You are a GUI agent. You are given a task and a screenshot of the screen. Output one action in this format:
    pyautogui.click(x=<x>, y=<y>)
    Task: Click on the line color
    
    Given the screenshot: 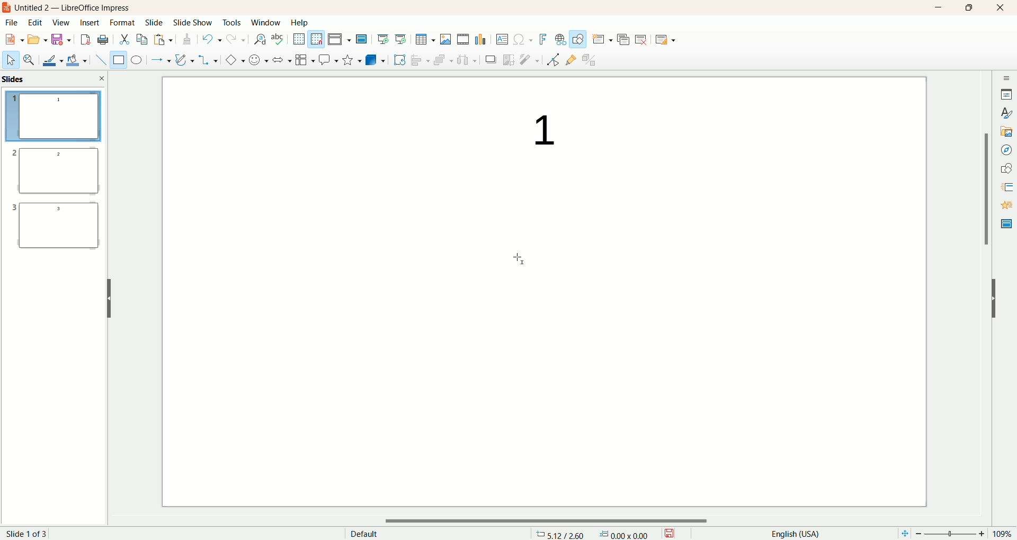 What is the action you would take?
    pyautogui.click(x=50, y=60)
    